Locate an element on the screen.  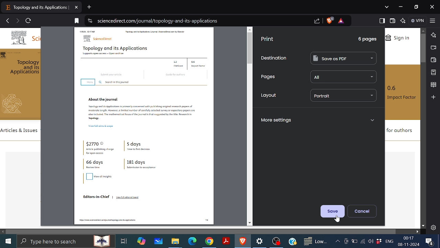
Settings is located at coordinates (433, 228).